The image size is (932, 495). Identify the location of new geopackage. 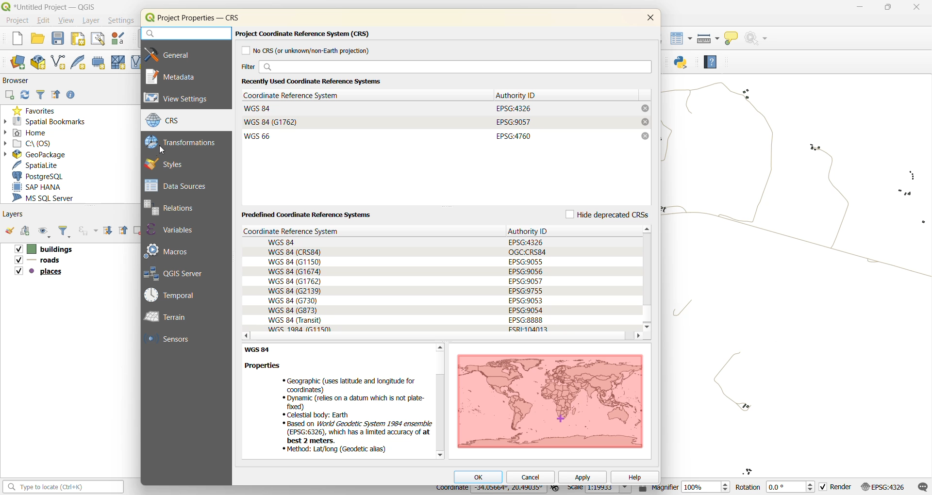
(38, 61).